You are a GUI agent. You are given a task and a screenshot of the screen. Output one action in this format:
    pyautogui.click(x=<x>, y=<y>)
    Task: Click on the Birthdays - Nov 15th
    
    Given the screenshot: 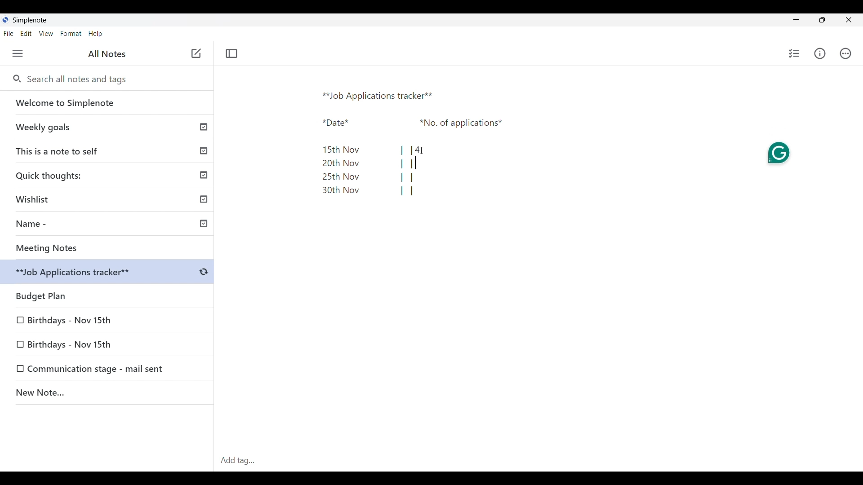 What is the action you would take?
    pyautogui.click(x=86, y=343)
    